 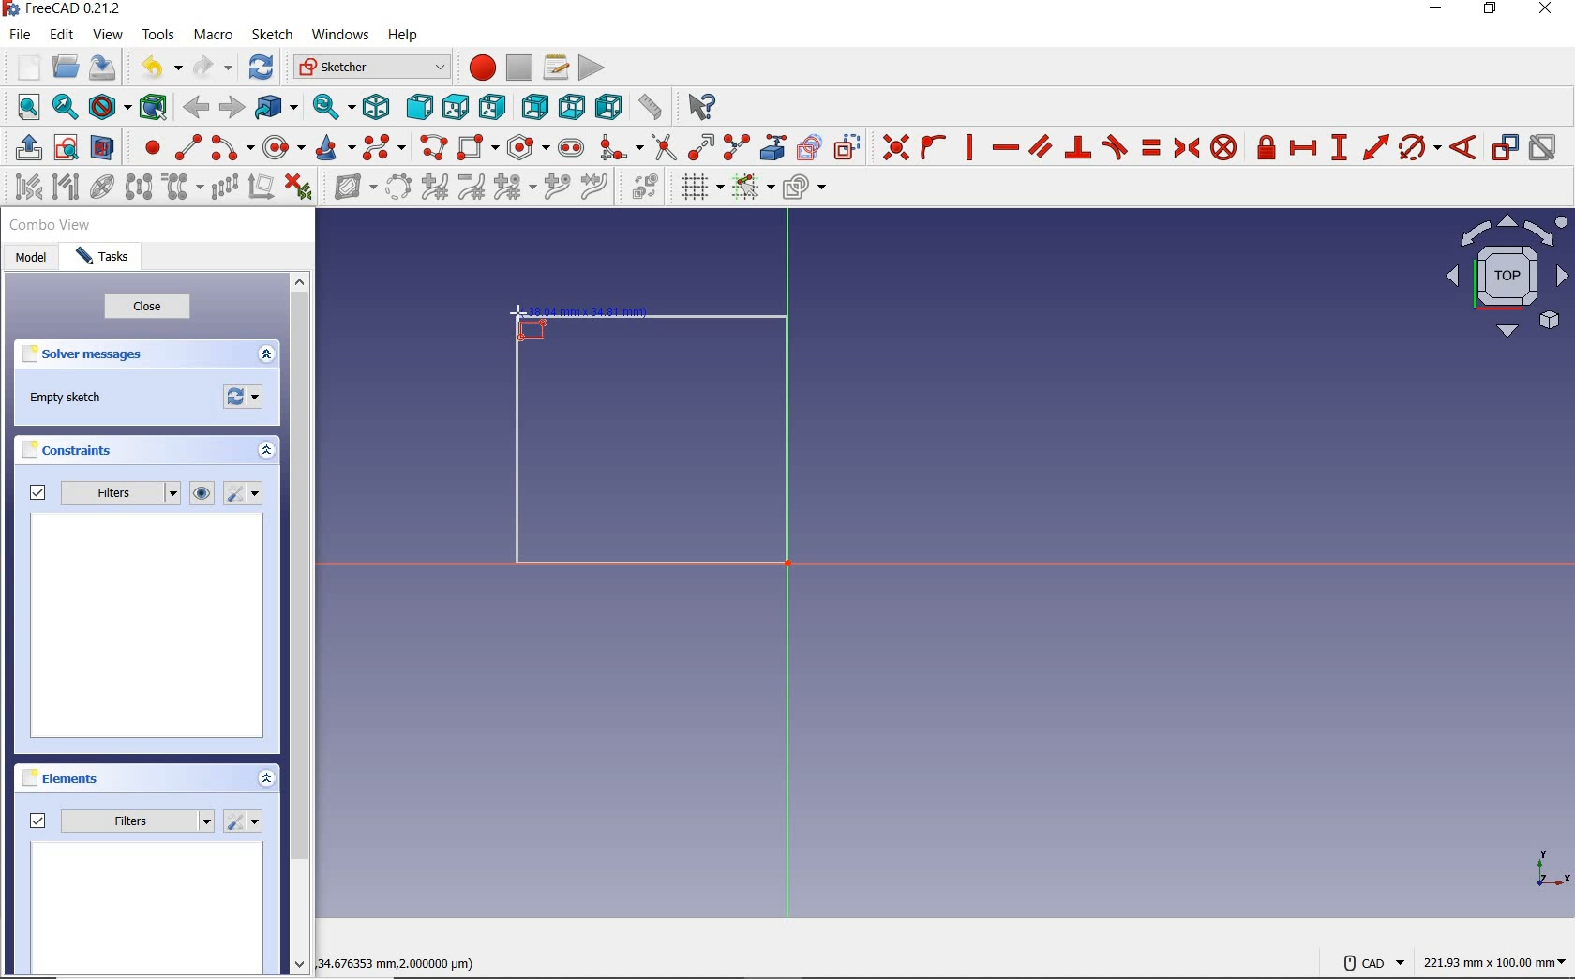 I want to click on constrain vertically, so click(x=971, y=148).